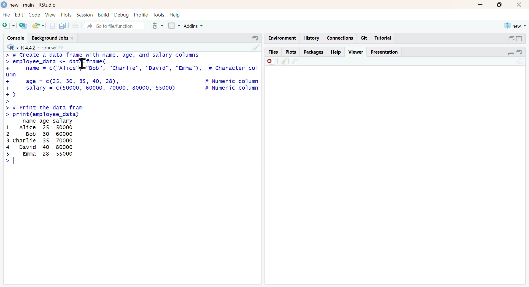  Describe the element at coordinates (141, 15) in the screenshot. I see `Profile` at that location.